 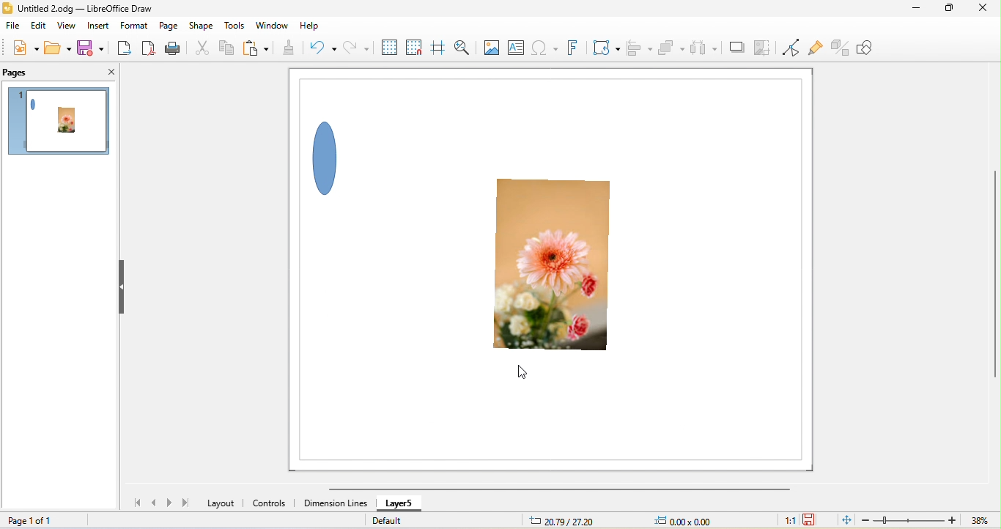 I want to click on page 1, so click(x=62, y=124).